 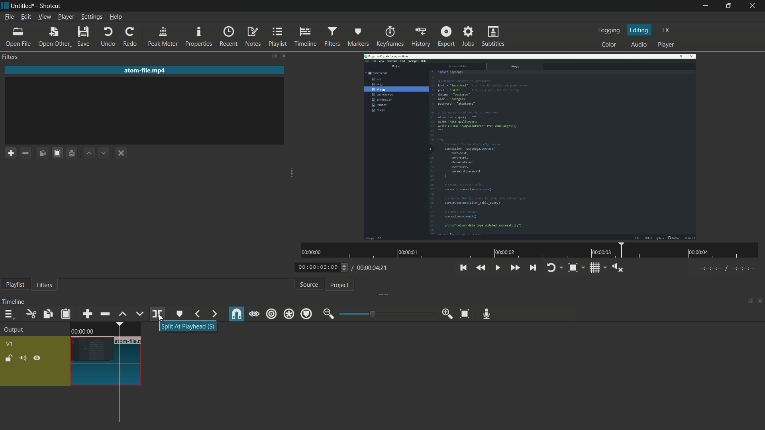 I want to click on close filters, so click(x=284, y=56).